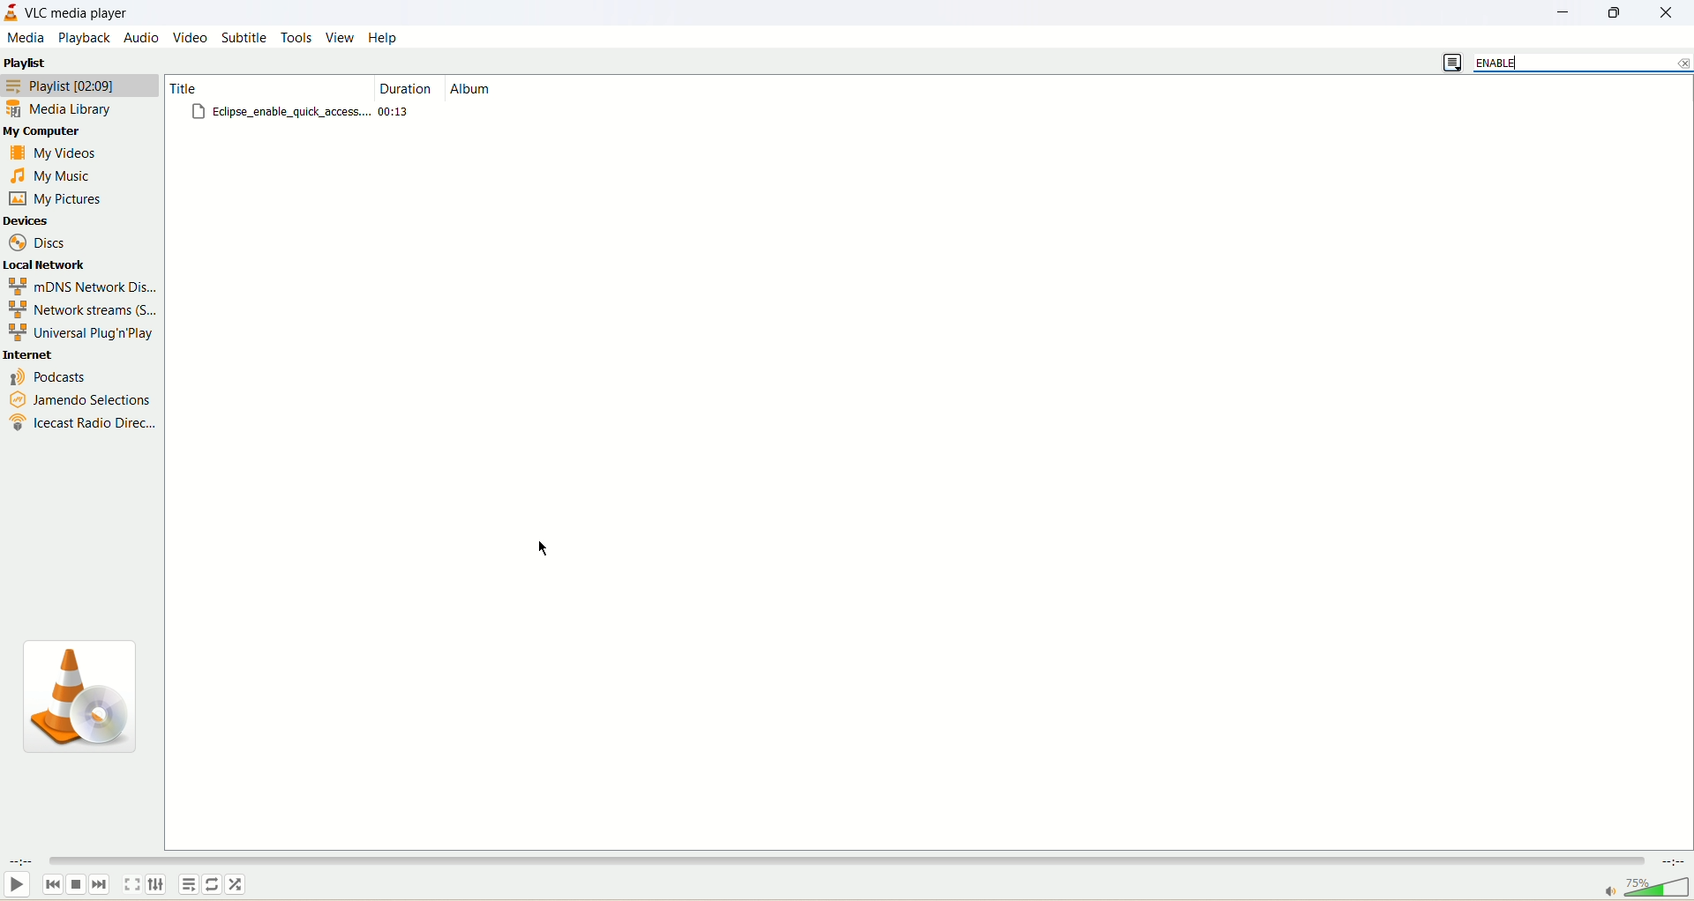 The image size is (1694, 901). Describe the element at coordinates (81, 286) in the screenshot. I see `mDNS newtork` at that location.